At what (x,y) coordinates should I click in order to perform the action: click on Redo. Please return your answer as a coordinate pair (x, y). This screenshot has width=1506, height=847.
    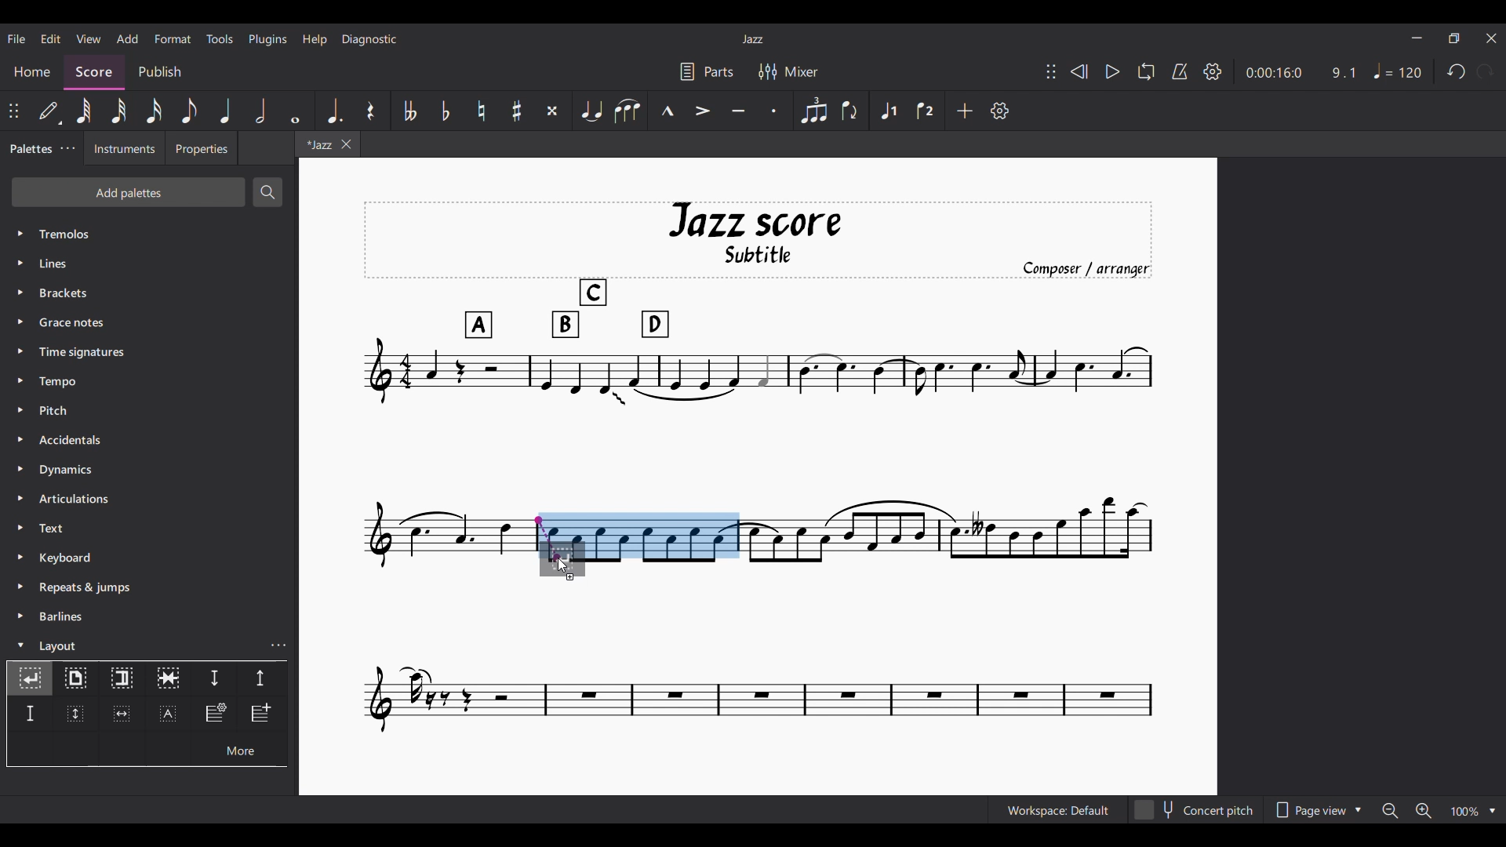
    Looking at the image, I should click on (1485, 71).